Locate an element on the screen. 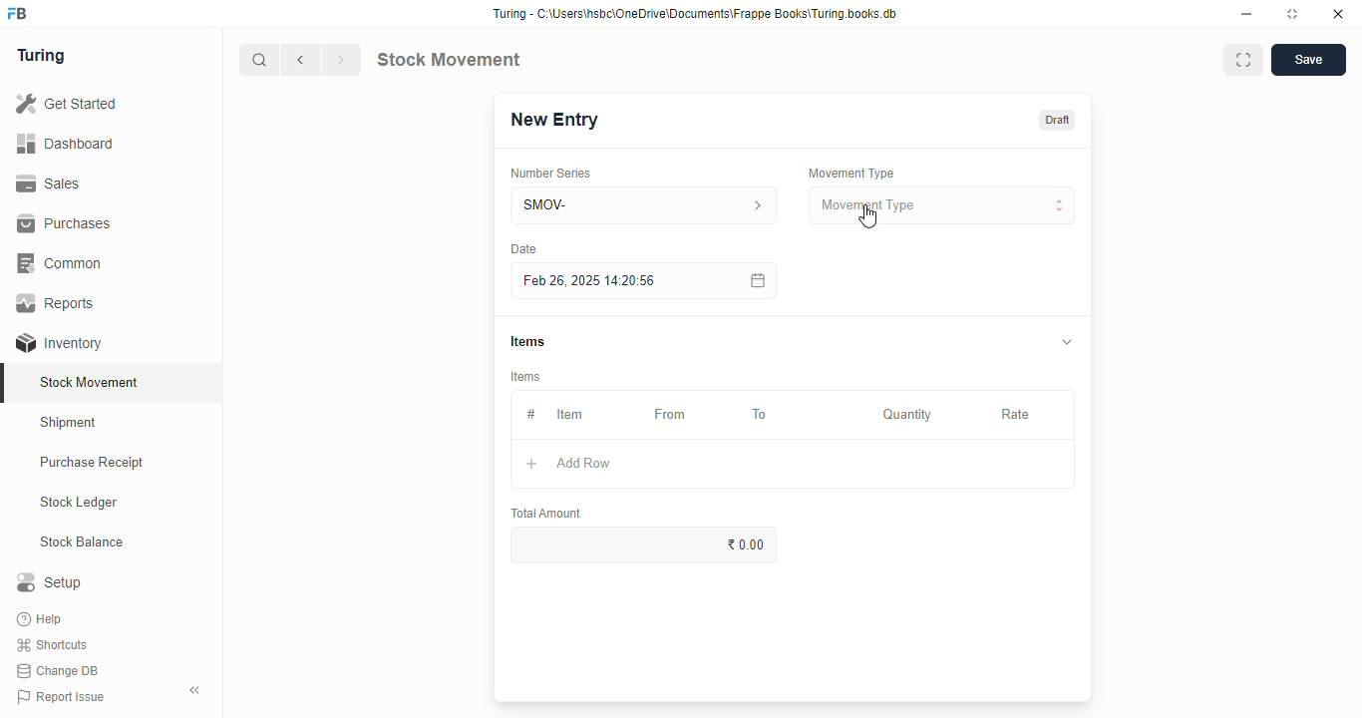 This screenshot has height=718, width=1362. stock movement is located at coordinates (448, 59).